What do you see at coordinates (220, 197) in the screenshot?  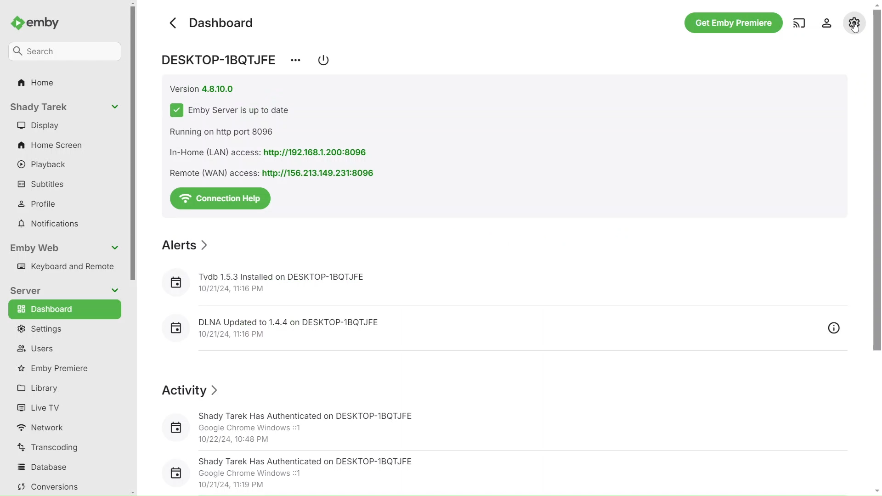 I see `Connection Help` at bounding box center [220, 197].